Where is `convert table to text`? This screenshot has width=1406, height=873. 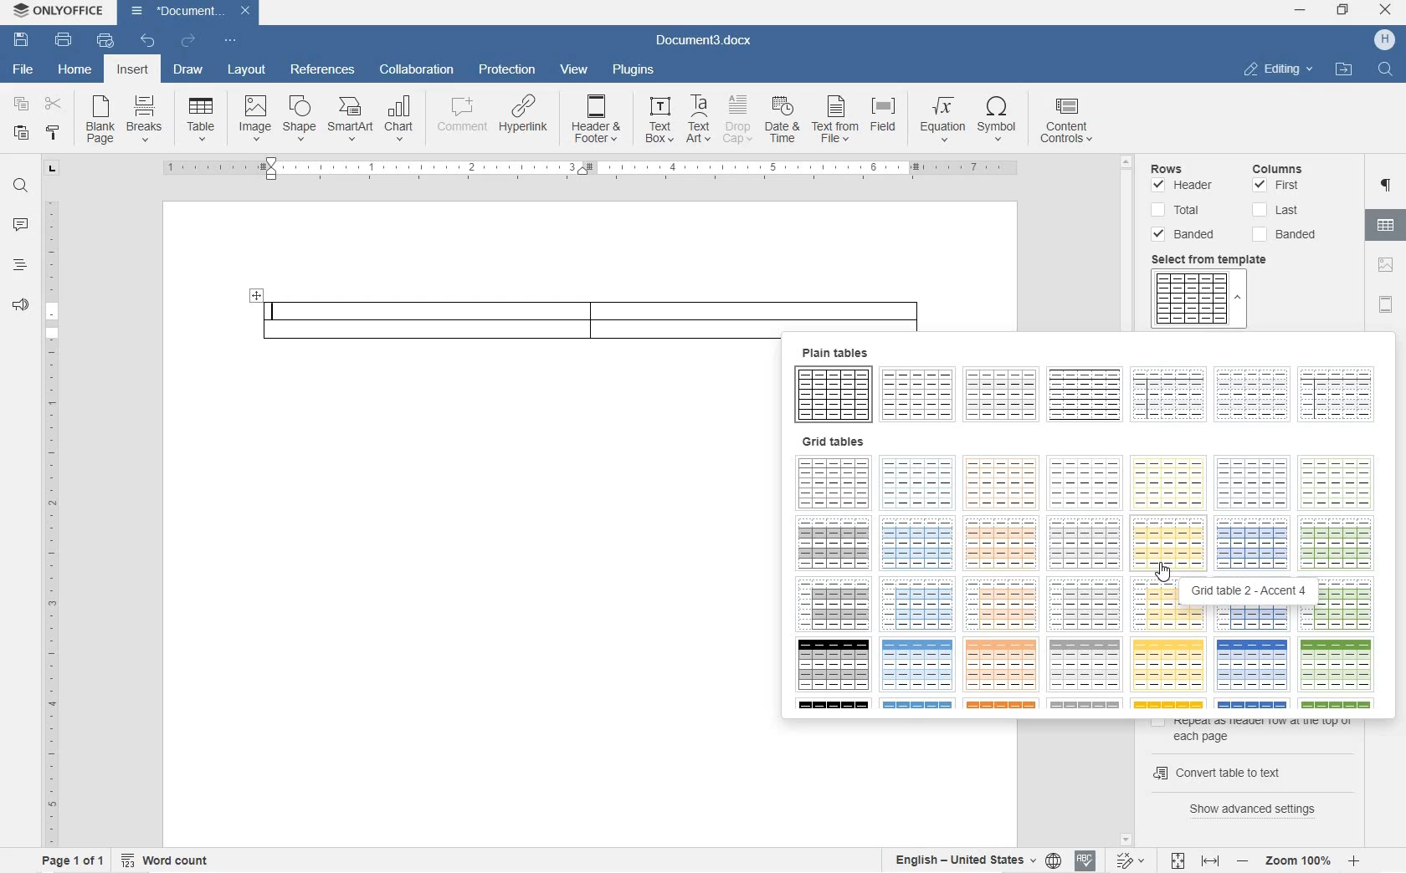
convert table to text is located at coordinates (1250, 770).